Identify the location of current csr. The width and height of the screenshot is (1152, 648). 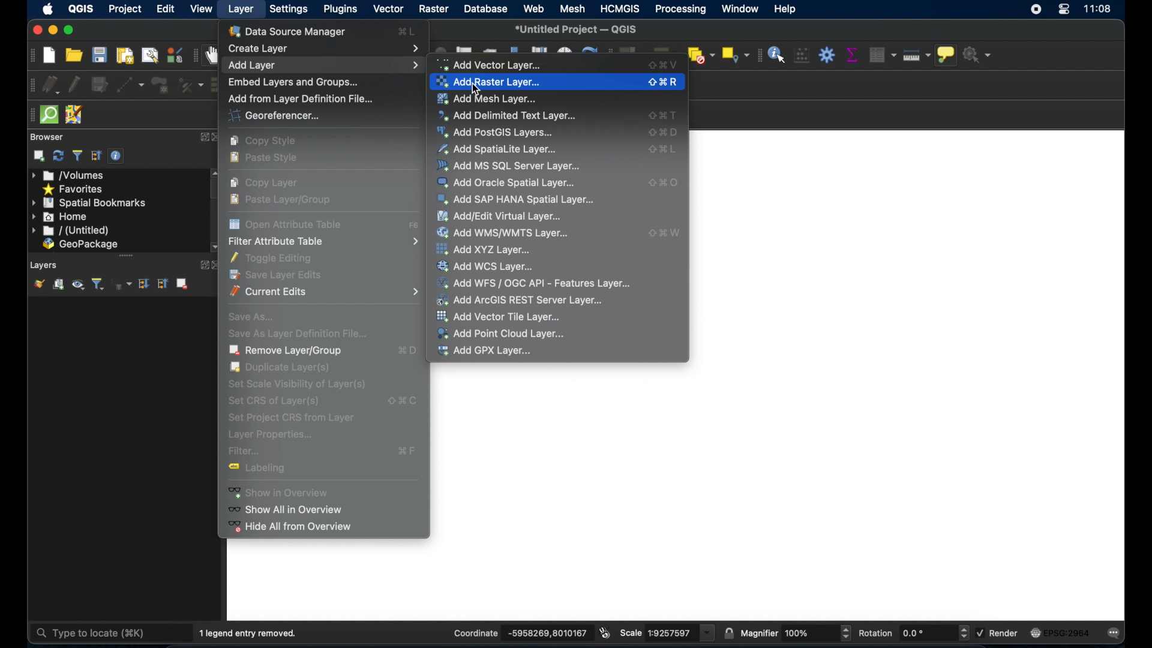
(1064, 632).